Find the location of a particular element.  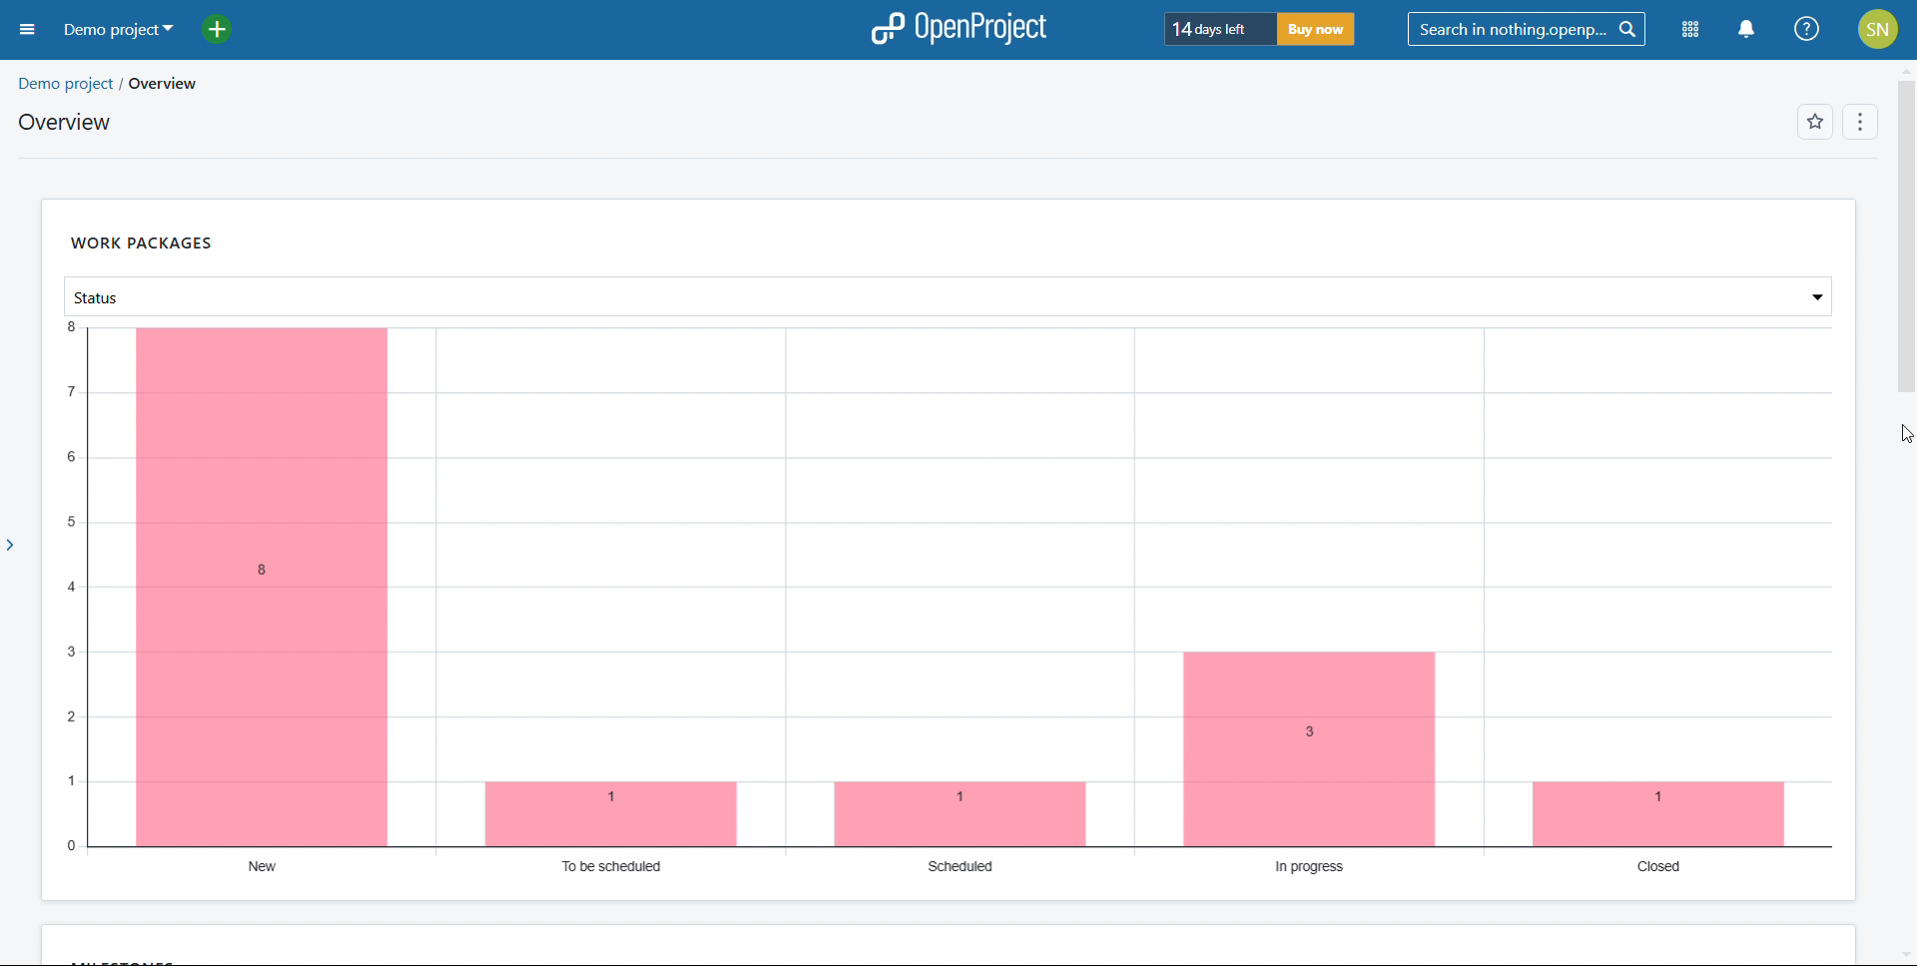

add to favorites is located at coordinates (1814, 122).